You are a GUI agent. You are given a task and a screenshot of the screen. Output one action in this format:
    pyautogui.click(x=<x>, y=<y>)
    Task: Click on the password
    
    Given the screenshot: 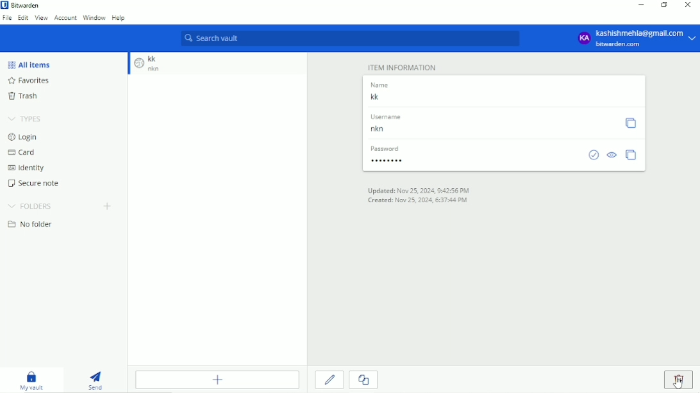 What is the action you would take?
    pyautogui.click(x=383, y=148)
    